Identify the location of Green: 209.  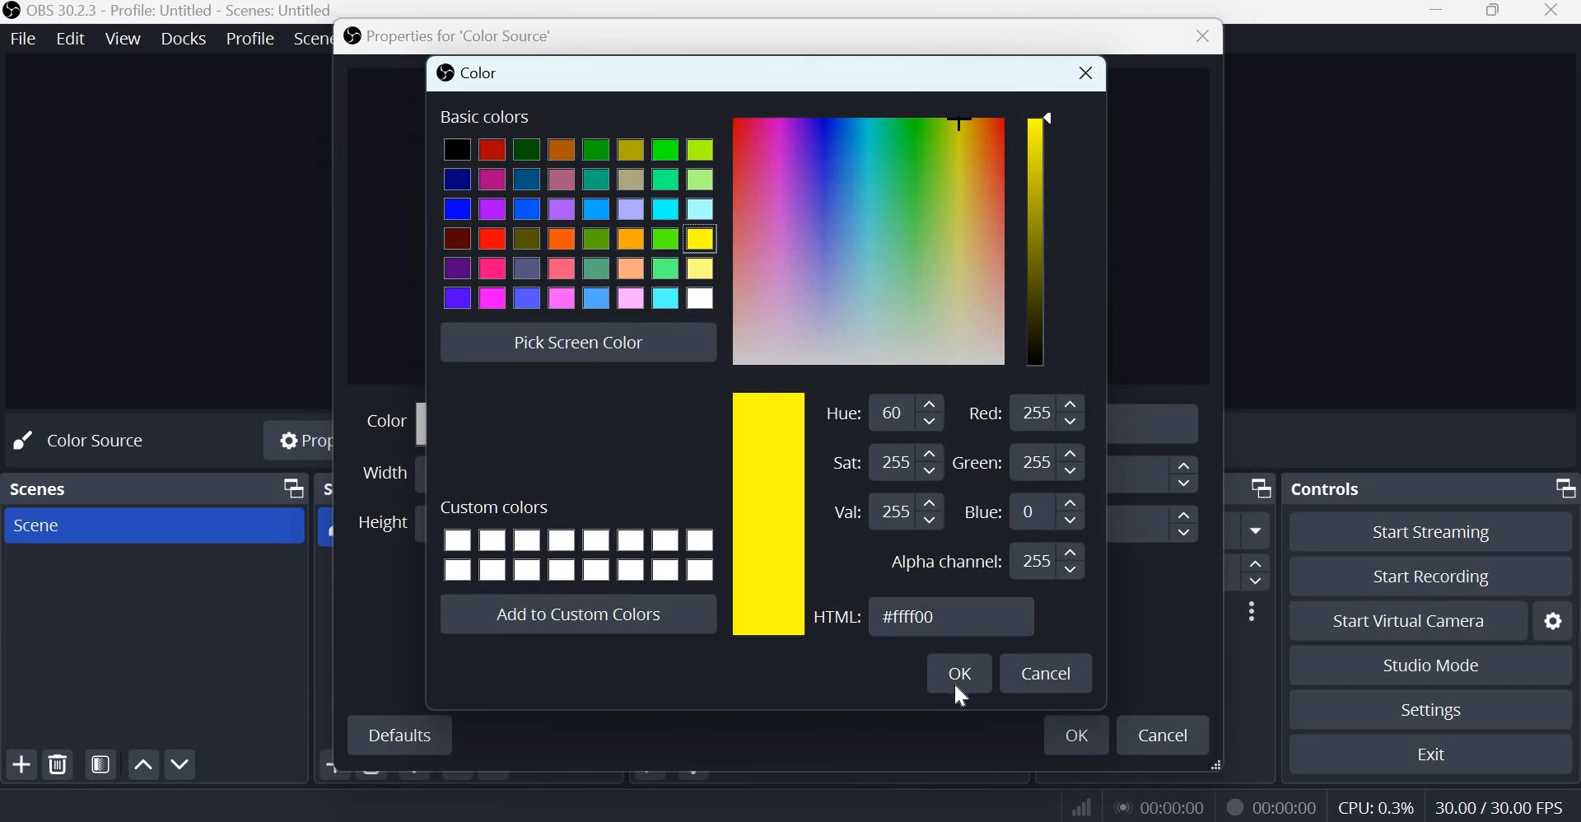
(977, 464).